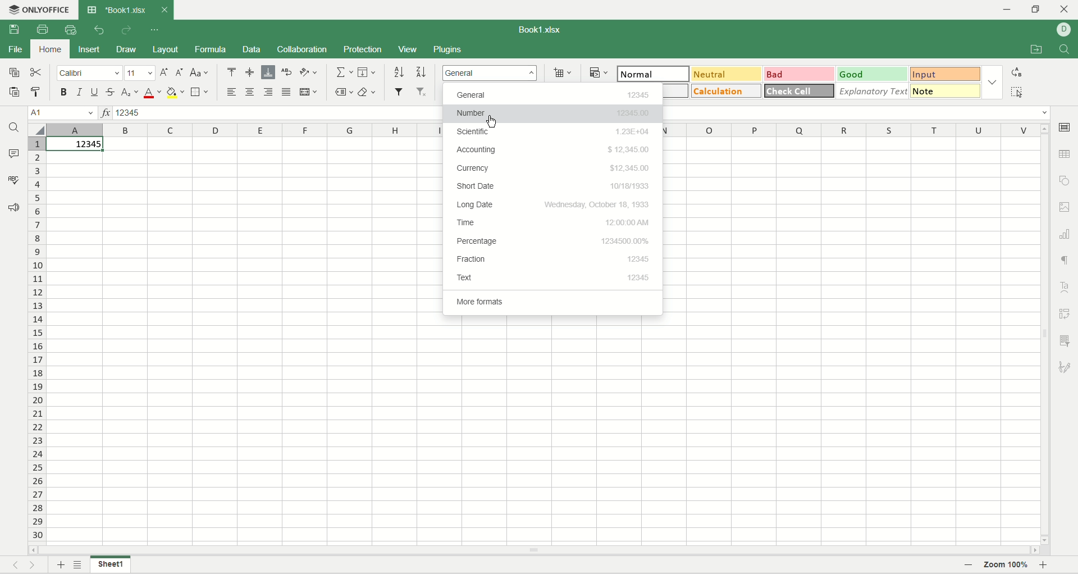  I want to click on plugins, so click(449, 49).